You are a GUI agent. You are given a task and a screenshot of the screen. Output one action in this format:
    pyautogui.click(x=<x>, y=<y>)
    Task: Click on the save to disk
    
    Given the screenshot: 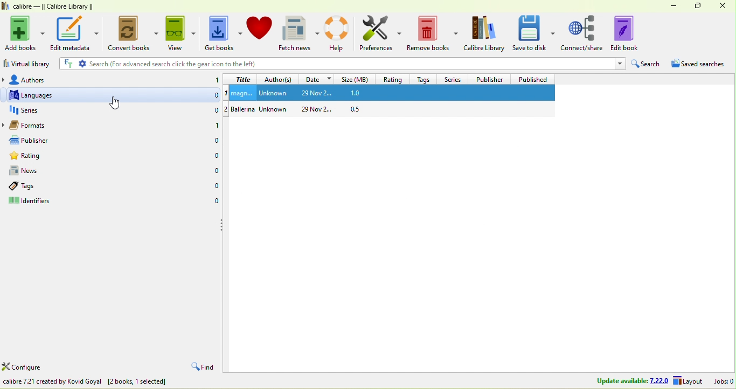 What is the action you would take?
    pyautogui.click(x=534, y=34)
    